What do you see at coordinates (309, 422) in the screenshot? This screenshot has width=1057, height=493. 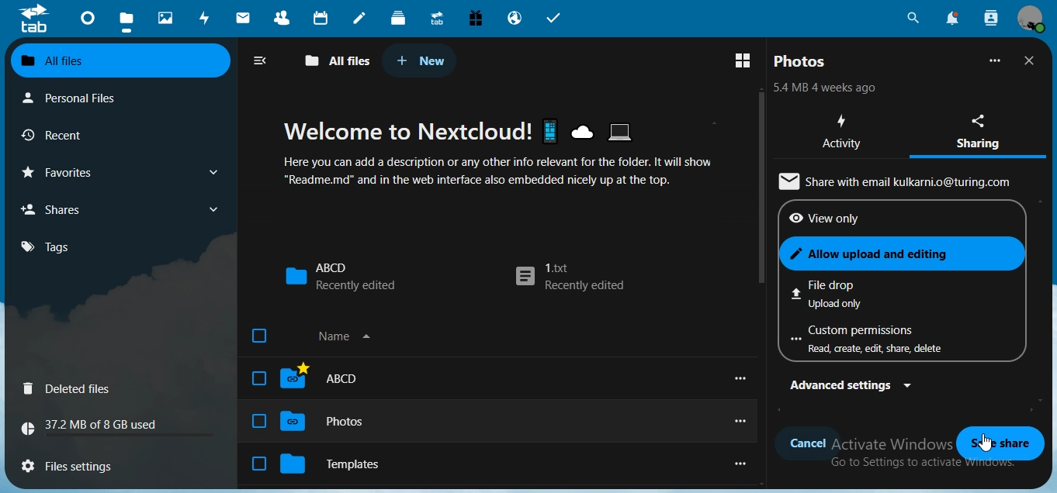 I see `Photos` at bounding box center [309, 422].